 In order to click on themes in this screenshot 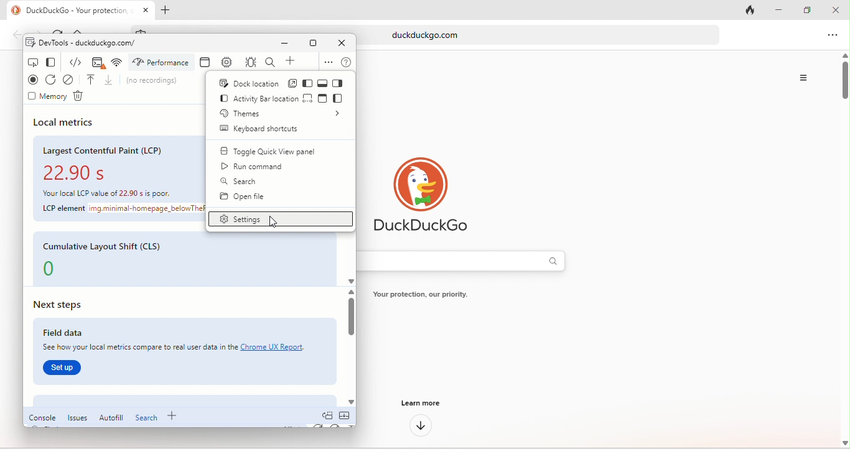, I will do `click(281, 114)`.